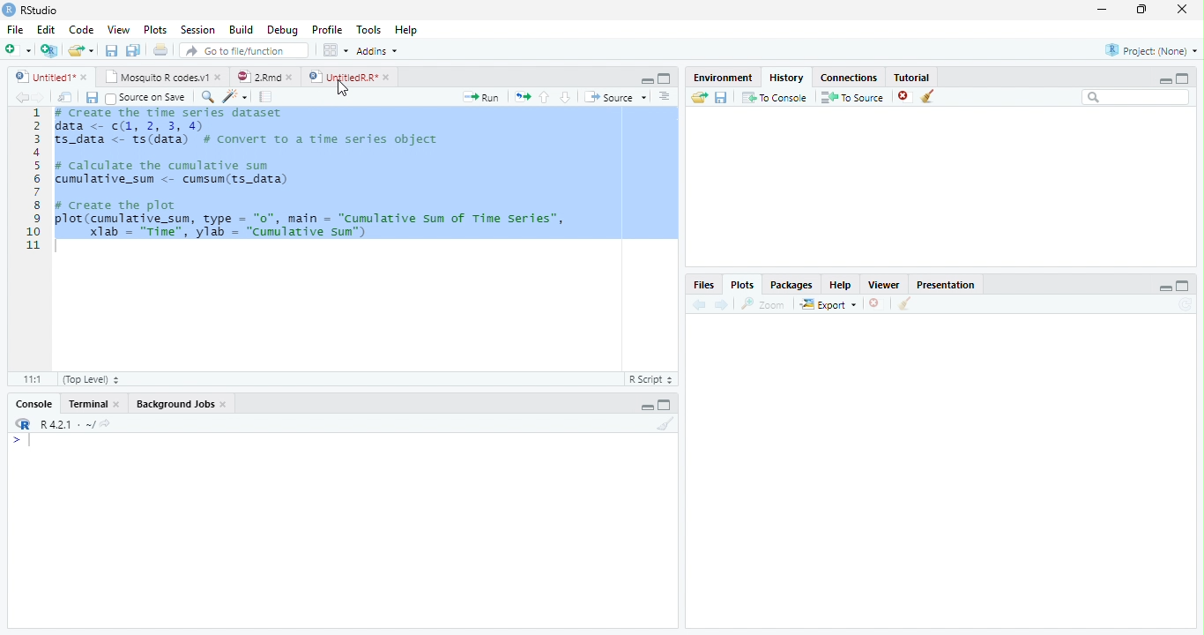  Describe the element at coordinates (237, 96) in the screenshot. I see `Code Refactor` at that location.